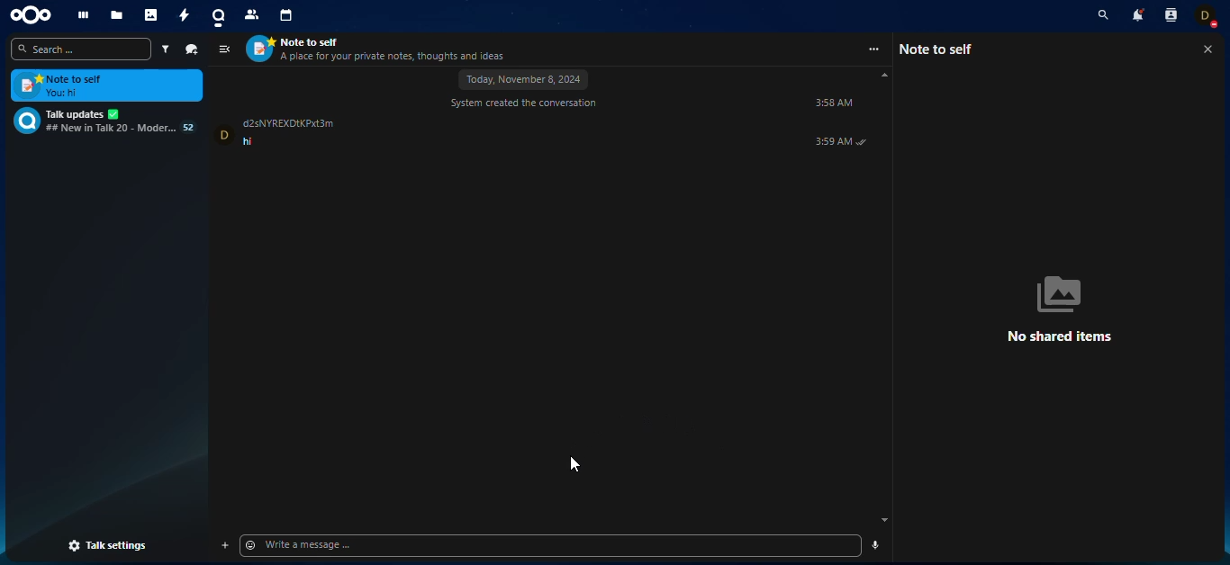 The image size is (1230, 565). Describe the element at coordinates (1068, 308) in the screenshot. I see `no shared items` at that location.